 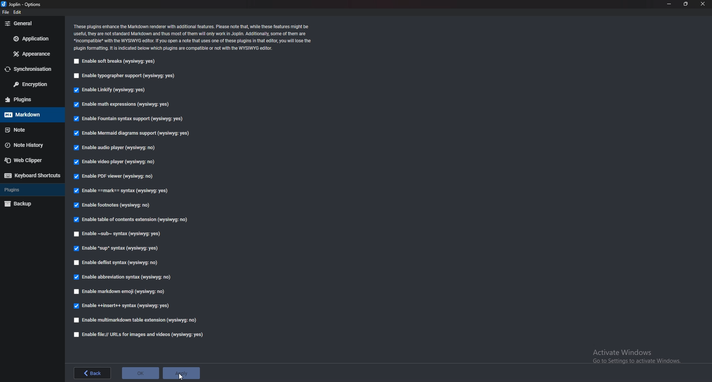 I want to click on markdown, so click(x=29, y=115).